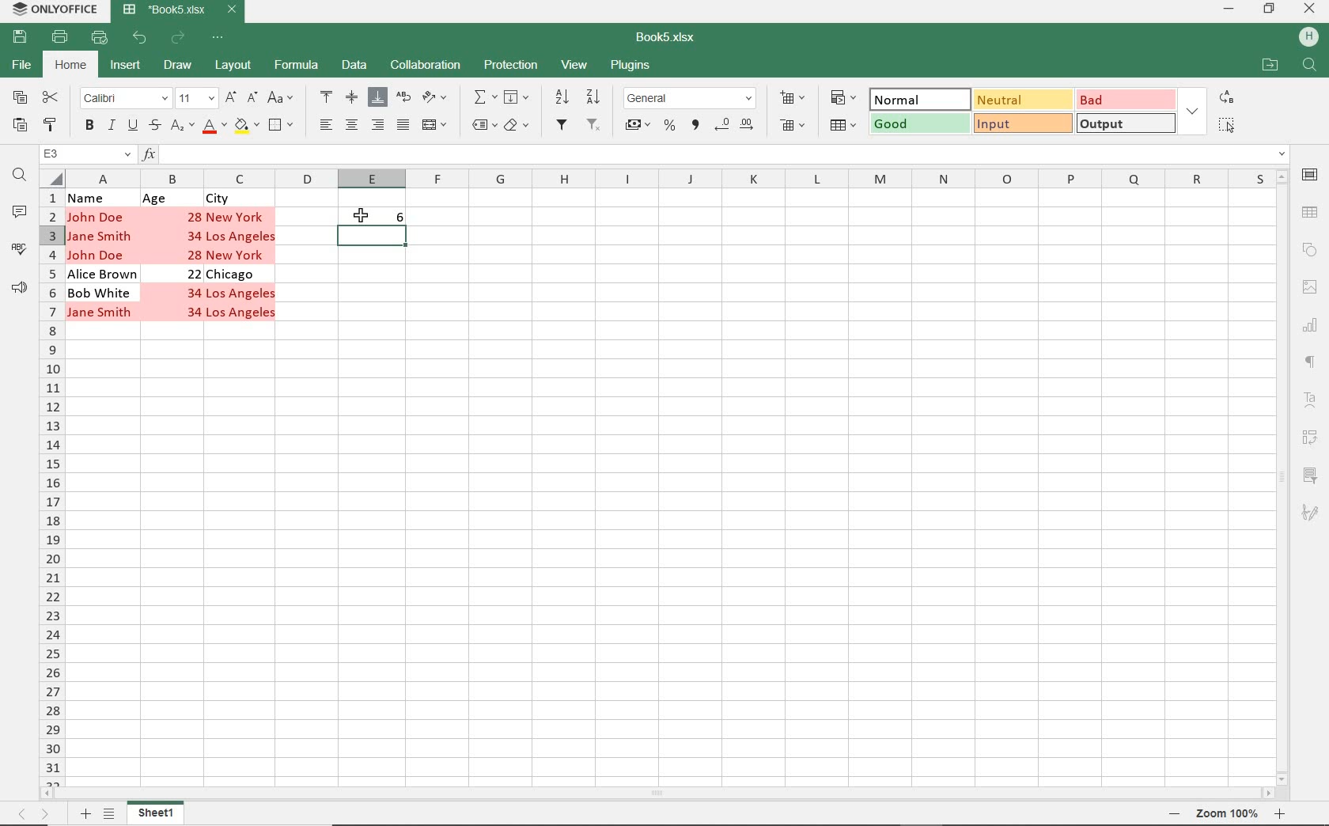  I want to click on NAMED RANGES, so click(483, 127).